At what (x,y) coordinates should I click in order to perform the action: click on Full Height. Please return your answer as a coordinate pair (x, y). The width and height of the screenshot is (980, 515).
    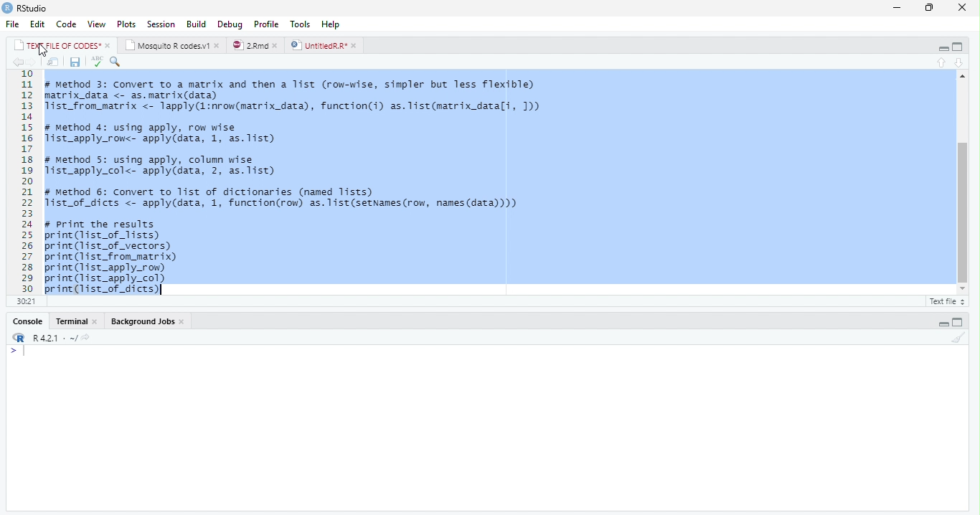
    Looking at the image, I should click on (958, 47).